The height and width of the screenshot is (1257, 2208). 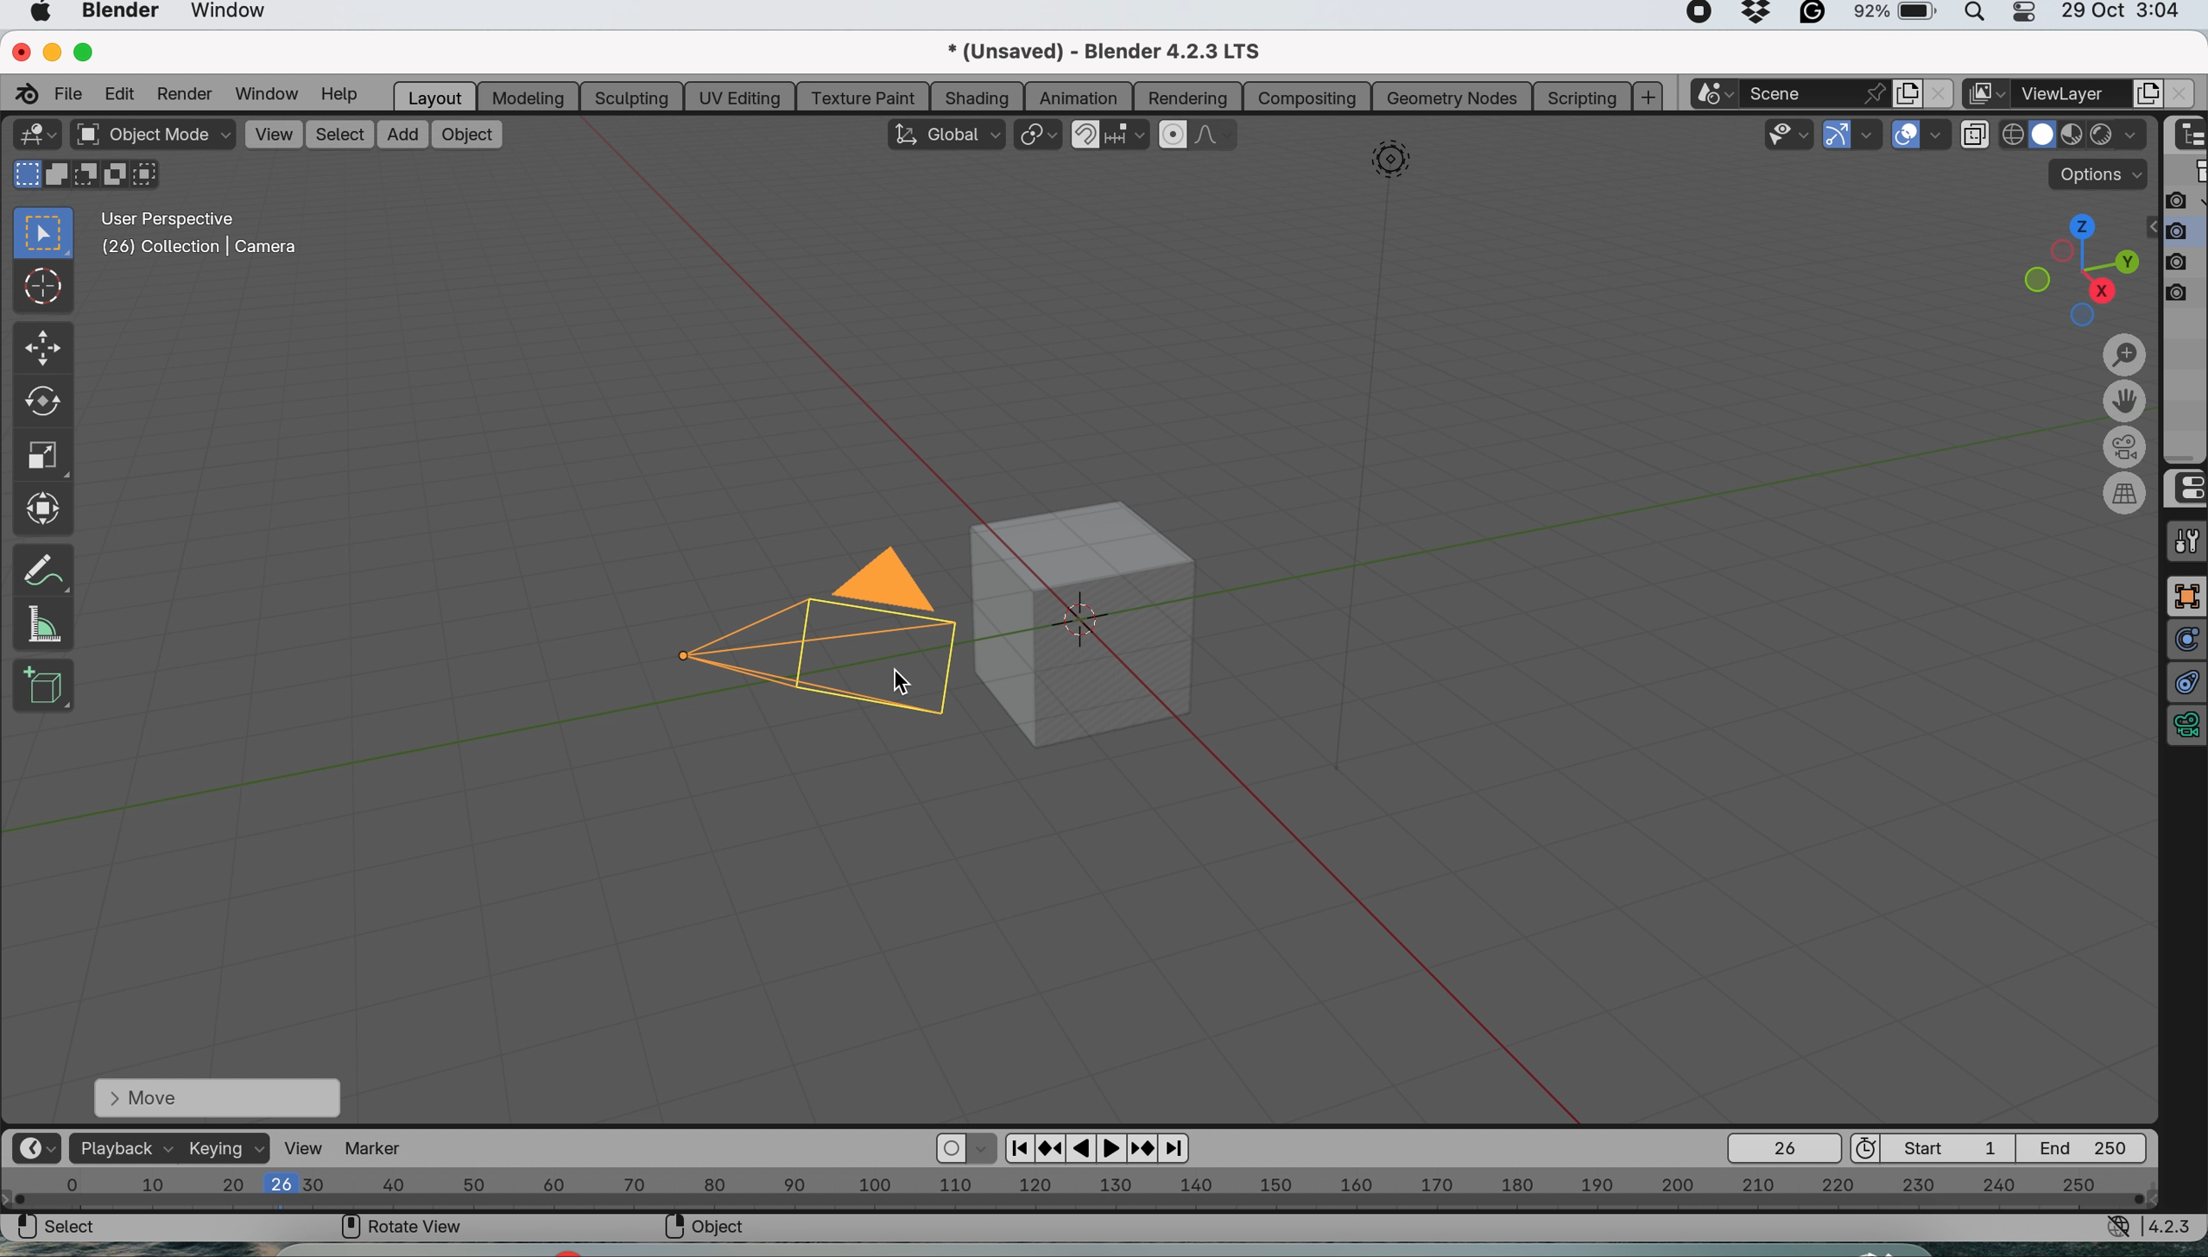 I want to click on switch current view, so click(x=2128, y=494).